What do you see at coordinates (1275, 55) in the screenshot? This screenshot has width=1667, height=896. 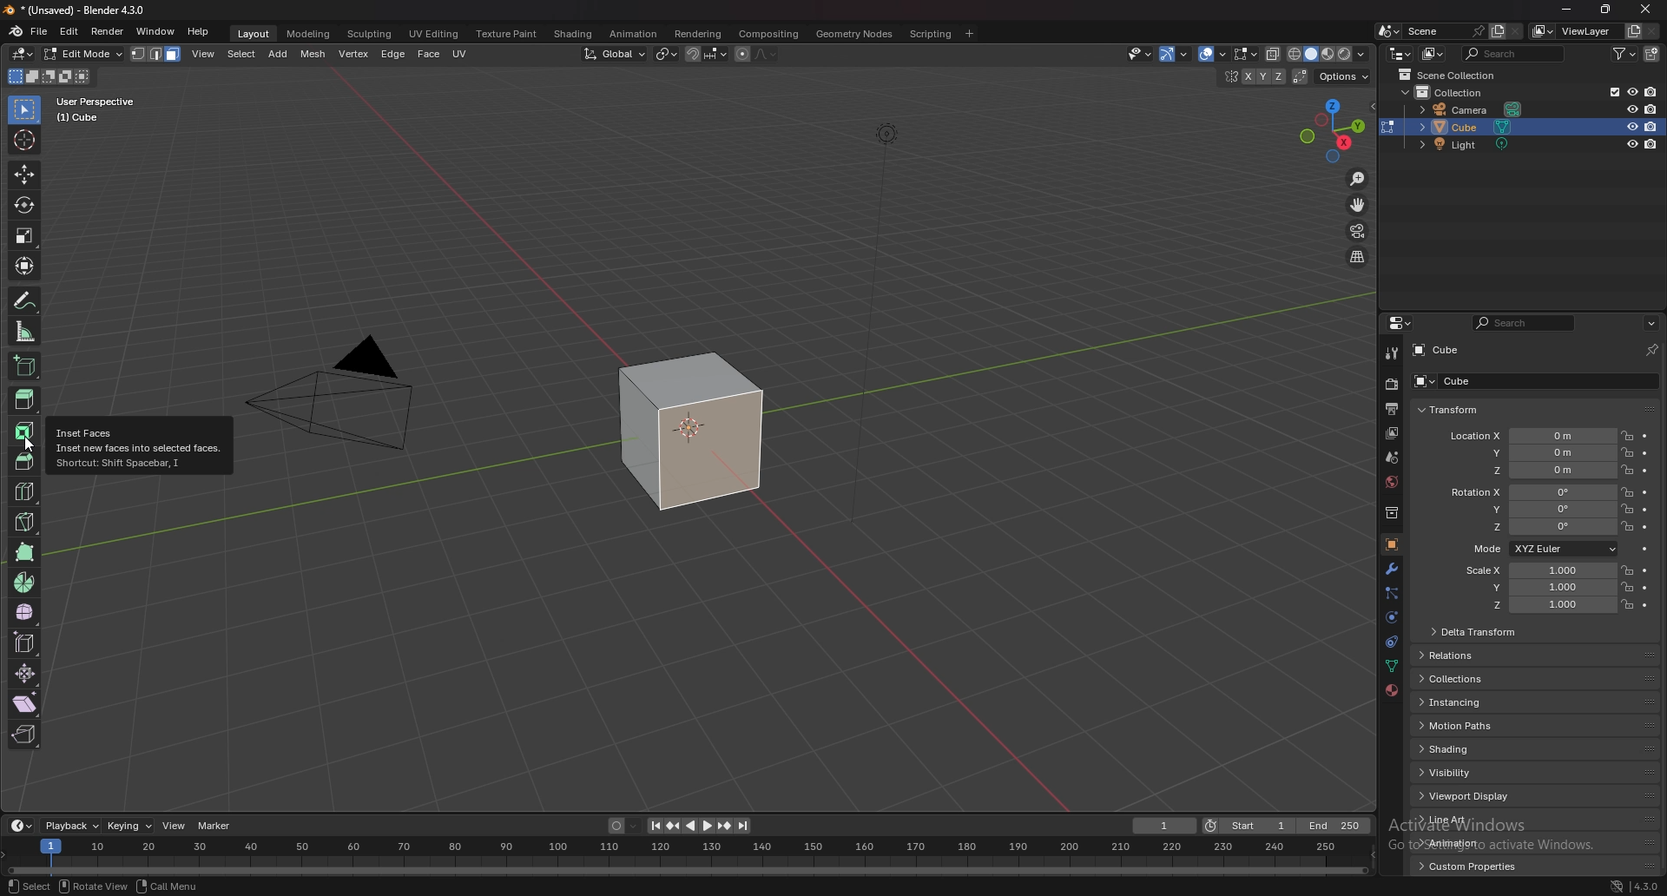 I see `toggle xray` at bounding box center [1275, 55].